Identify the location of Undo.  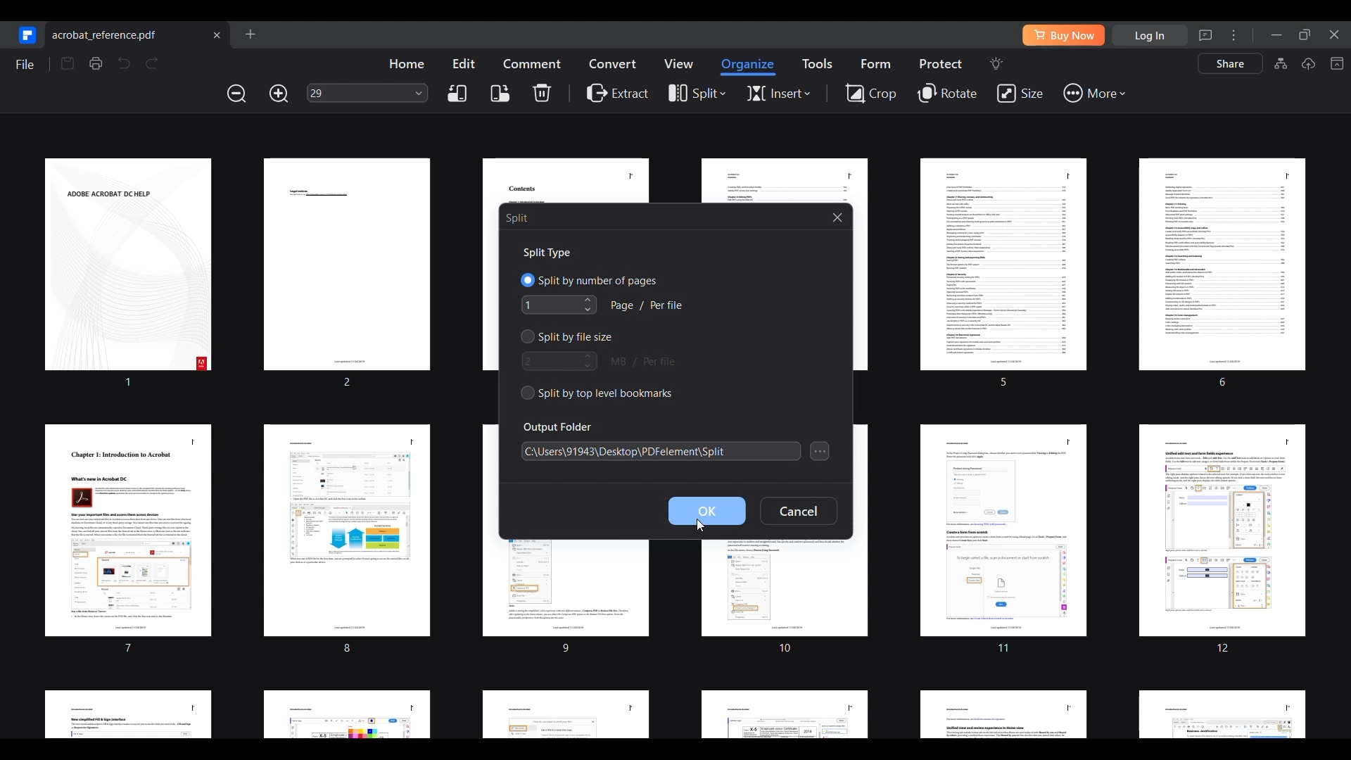
(123, 63).